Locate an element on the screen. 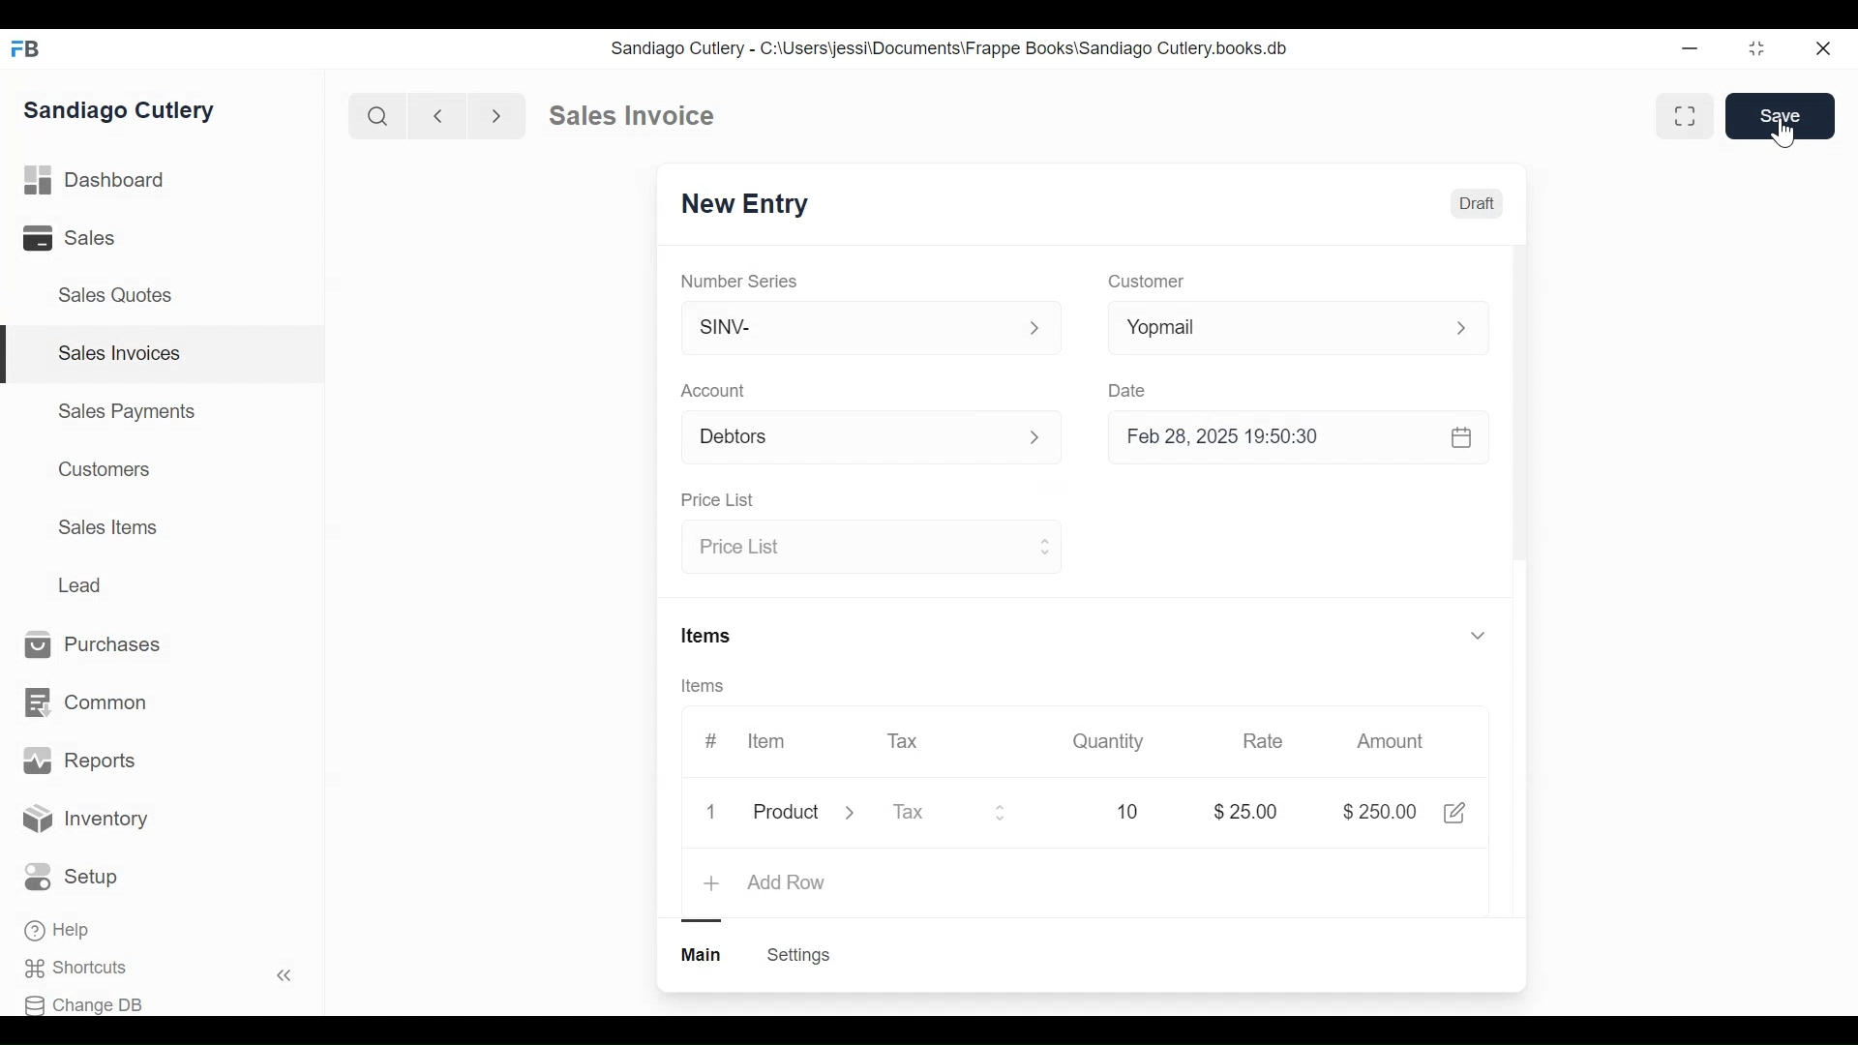 This screenshot has height=1045, width=1858. Sales is located at coordinates (73, 237).